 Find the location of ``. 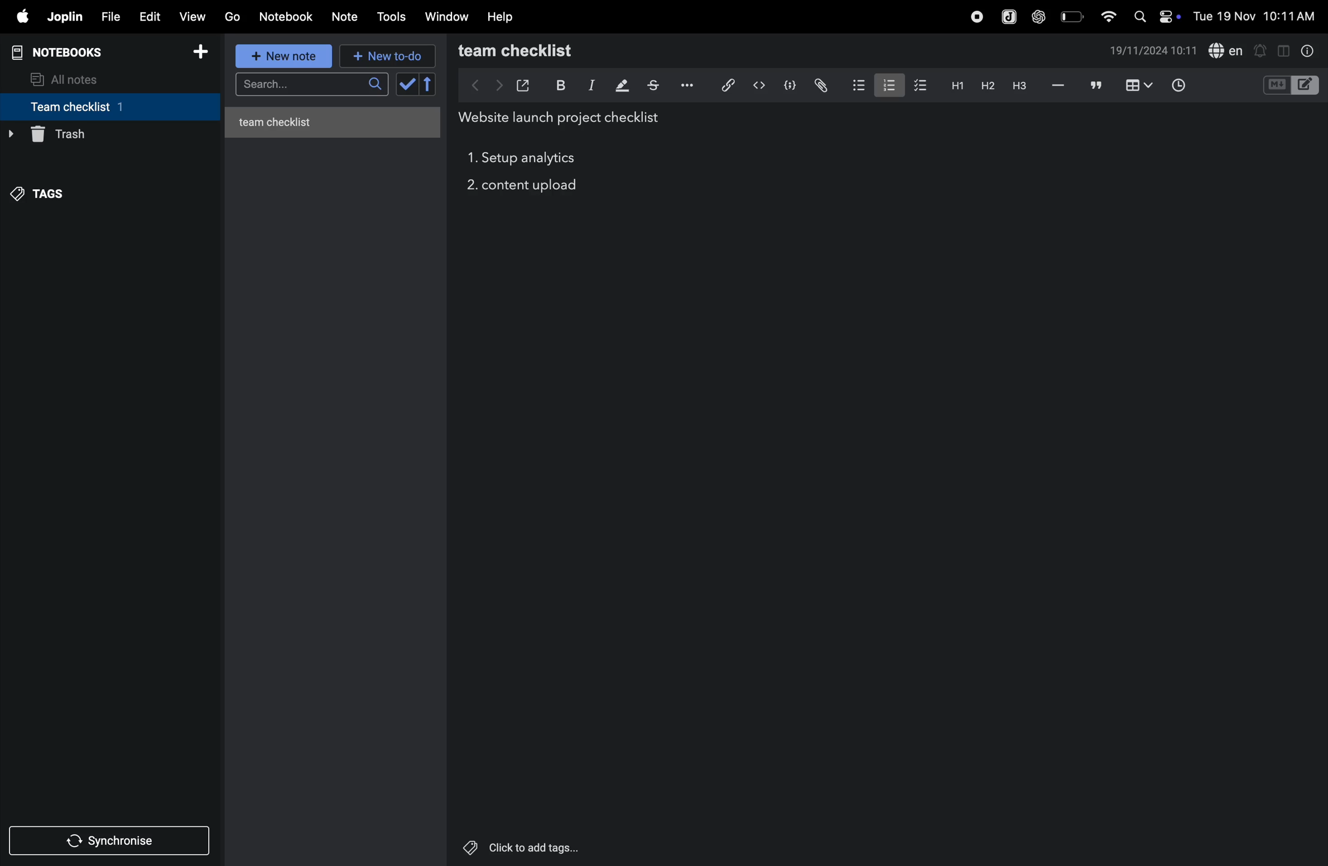

 is located at coordinates (1259, 49).